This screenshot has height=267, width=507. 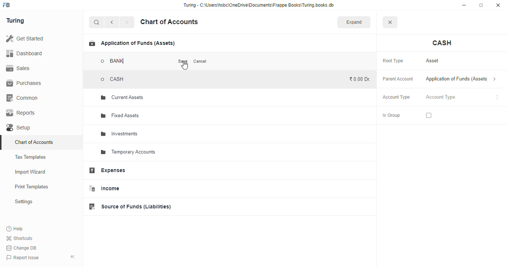 What do you see at coordinates (23, 201) in the screenshot?
I see `settings` at bounding box center [23, 201].